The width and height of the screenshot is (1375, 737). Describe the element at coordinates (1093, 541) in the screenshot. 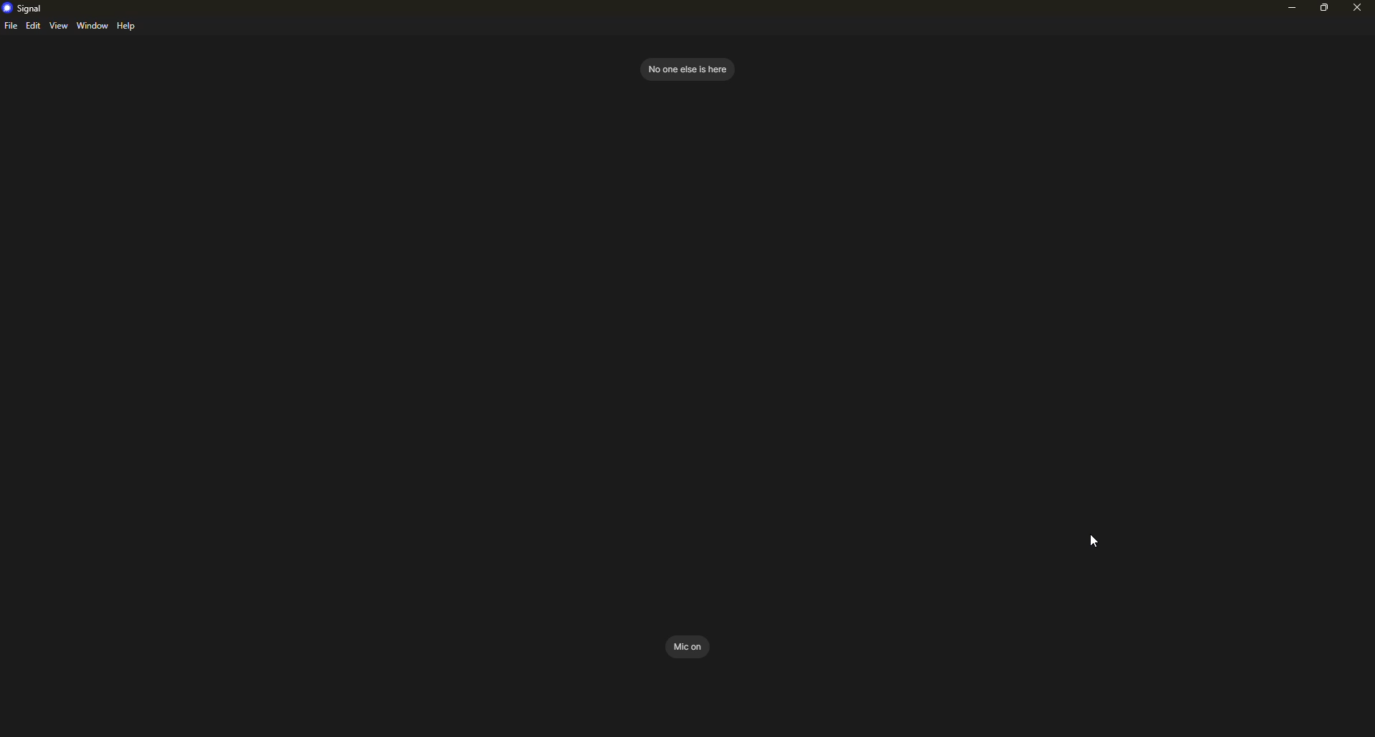

I see `cursor` at that location.